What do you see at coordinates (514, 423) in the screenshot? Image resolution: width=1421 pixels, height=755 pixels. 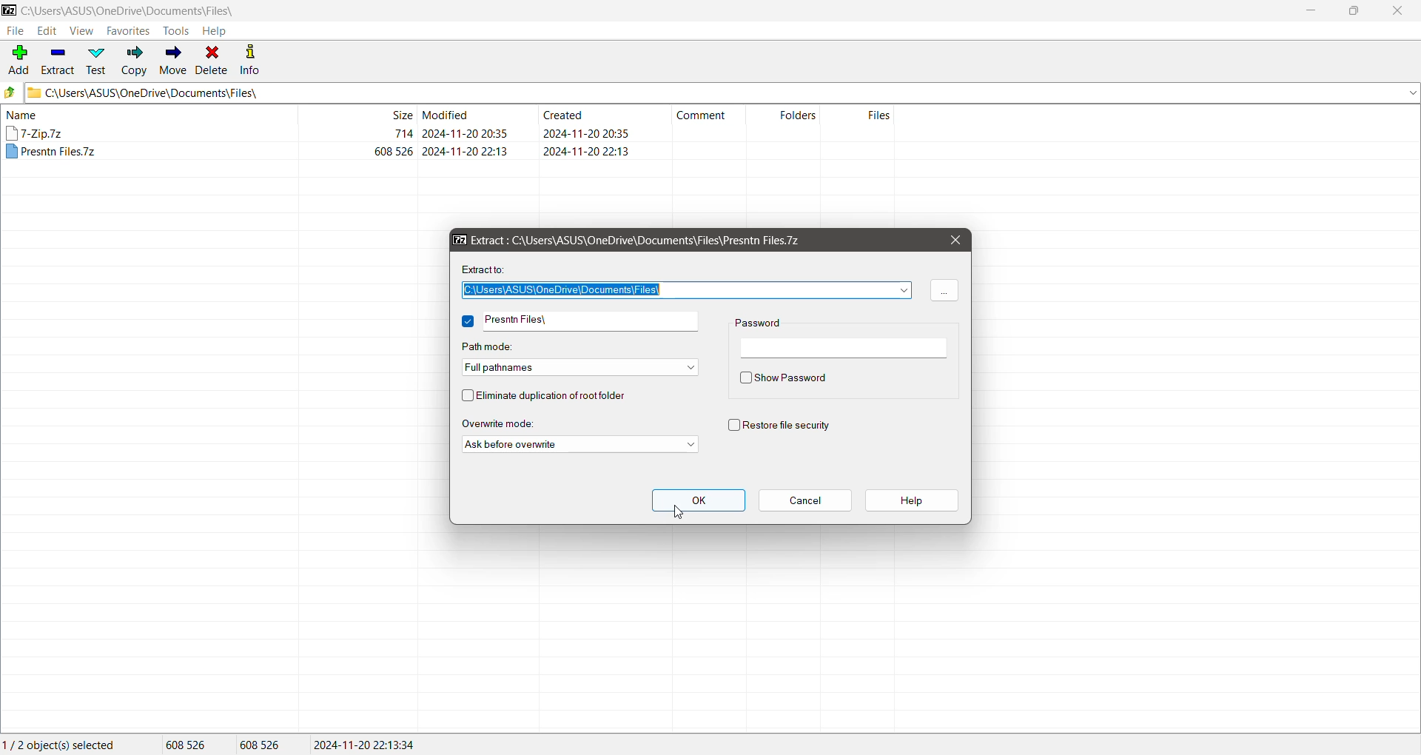 I see `Overwrite mode:` at bounding box center [514, 423].